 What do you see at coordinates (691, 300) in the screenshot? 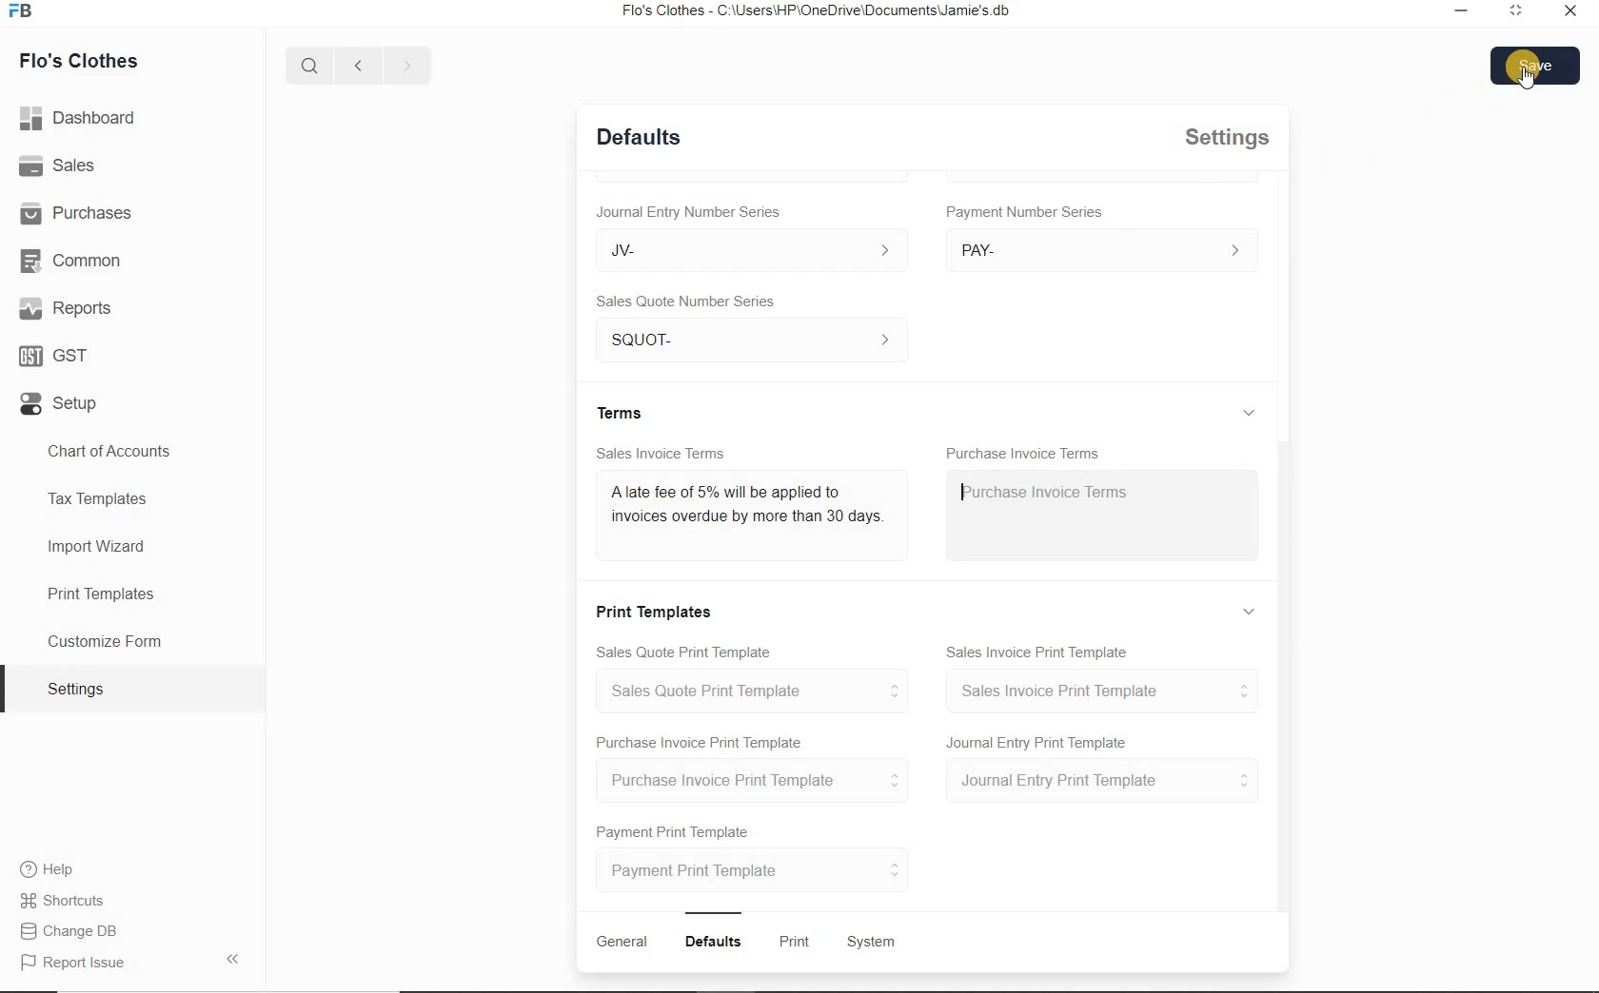
I see `Sales Quote Number Series` at bounding box center [691, 300].